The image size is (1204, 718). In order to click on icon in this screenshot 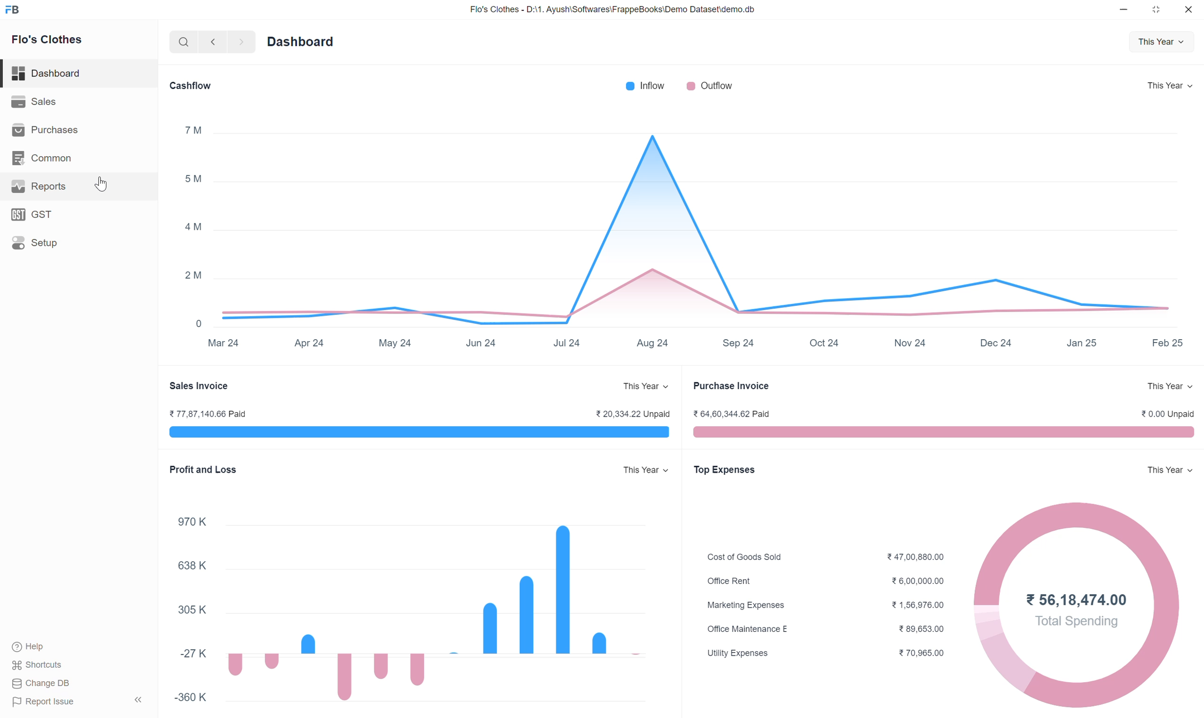, I will do `click(13, 11)`.